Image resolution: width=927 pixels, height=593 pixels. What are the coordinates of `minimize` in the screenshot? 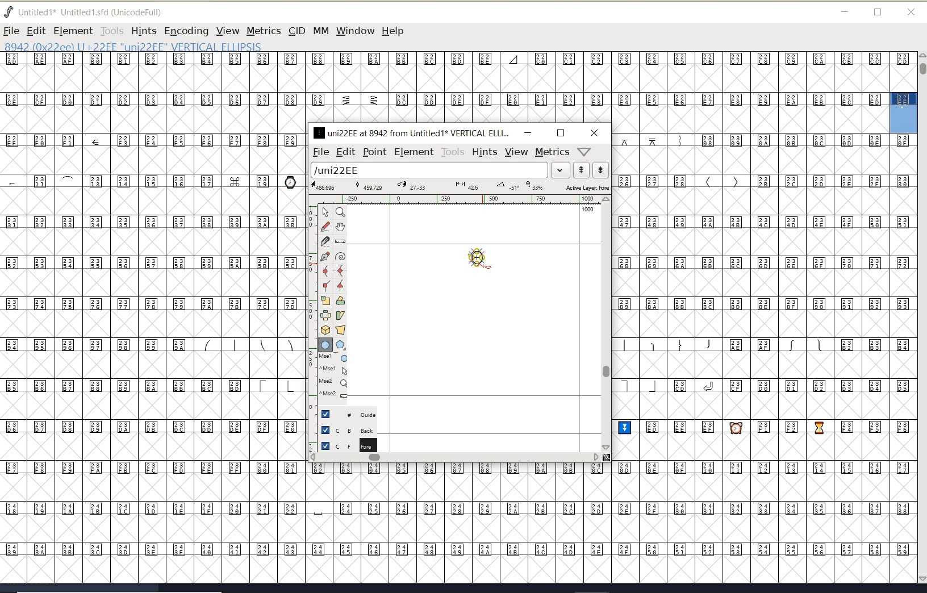 It's located at (528, 132).